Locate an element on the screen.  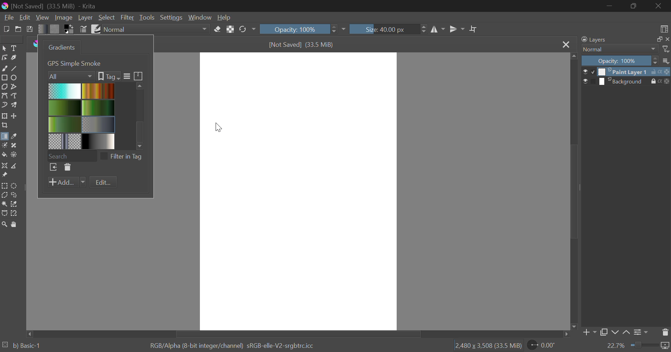
Storage Resources is located at coordinates (139, 75).